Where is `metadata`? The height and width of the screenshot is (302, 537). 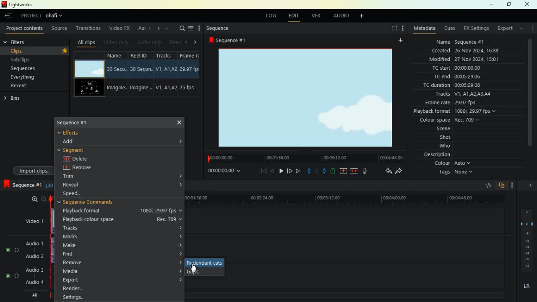 metadata is located at coordinates (425, 29).